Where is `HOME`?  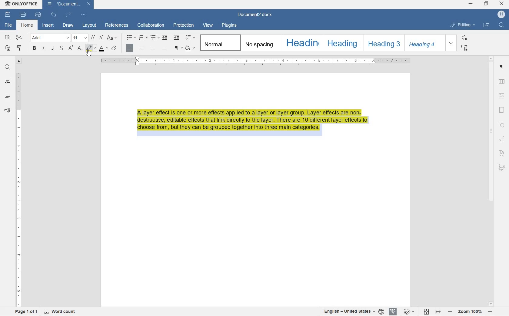
HOME is located at coordinates (28, 25).